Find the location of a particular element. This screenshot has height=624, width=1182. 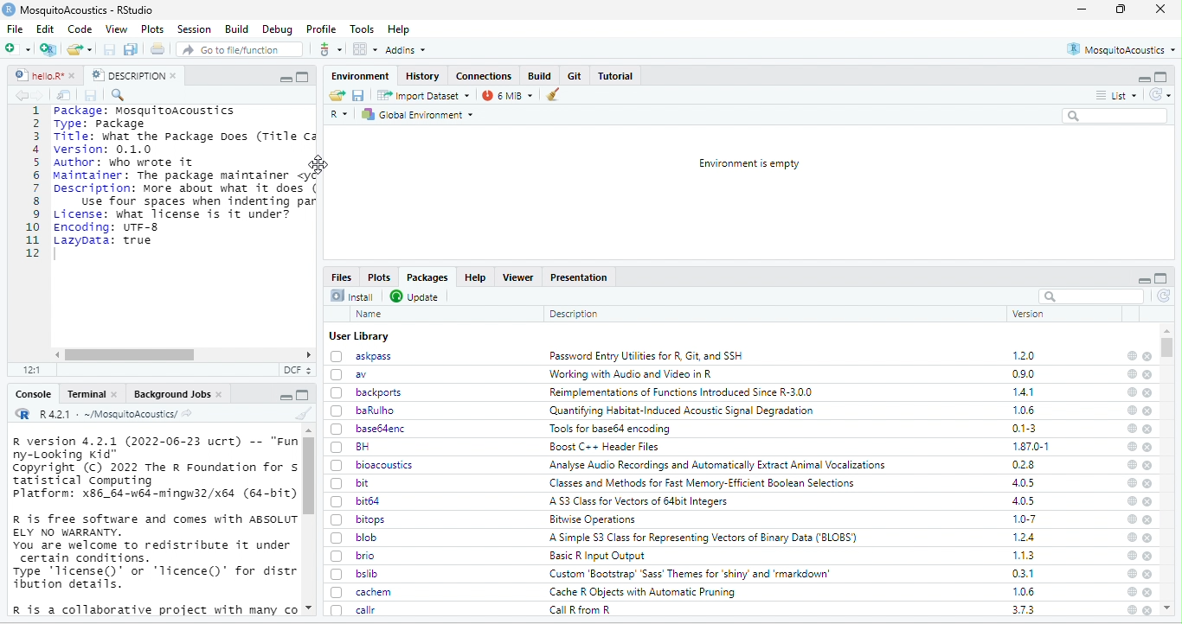

User Library is located at coordinates (360, 336).